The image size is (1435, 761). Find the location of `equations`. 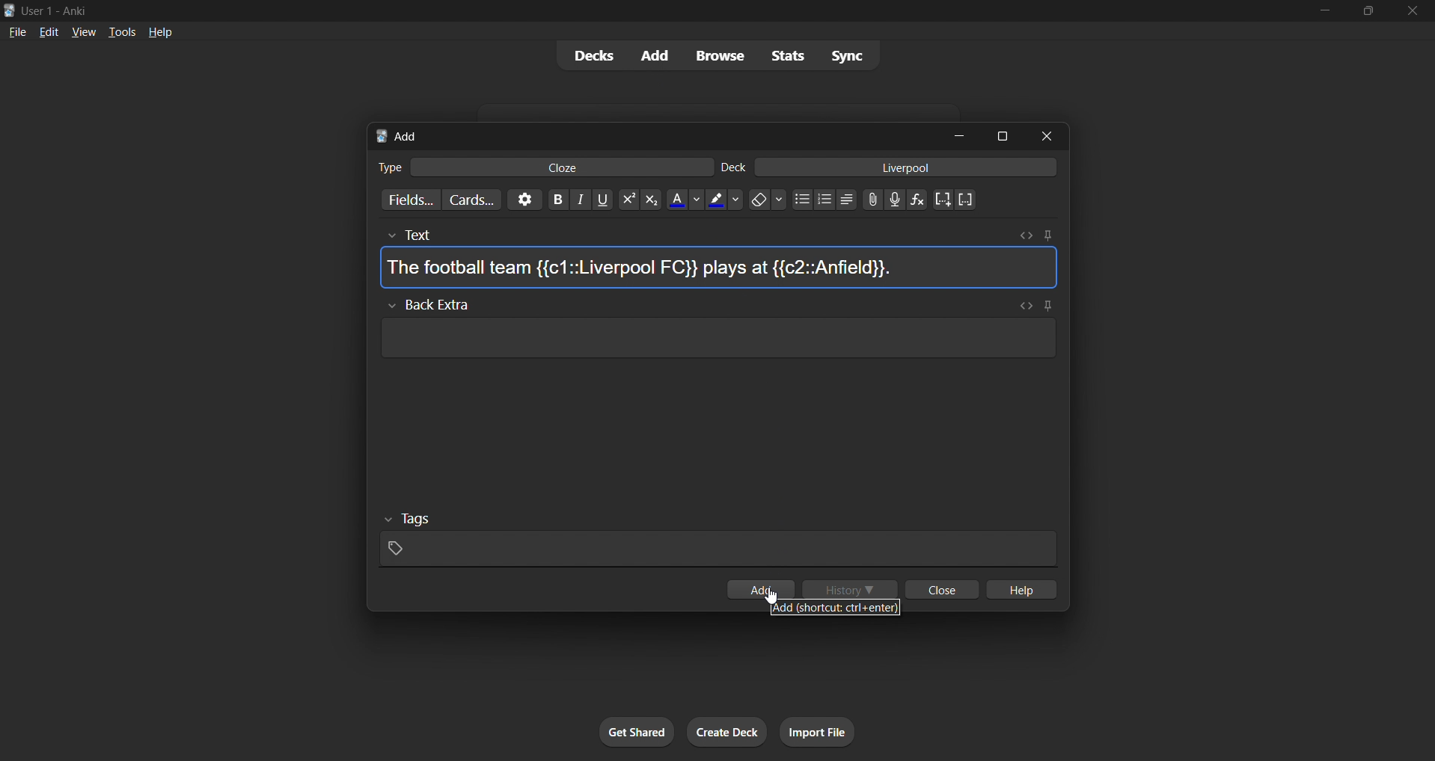

equations is located at coordinates (915, 202).